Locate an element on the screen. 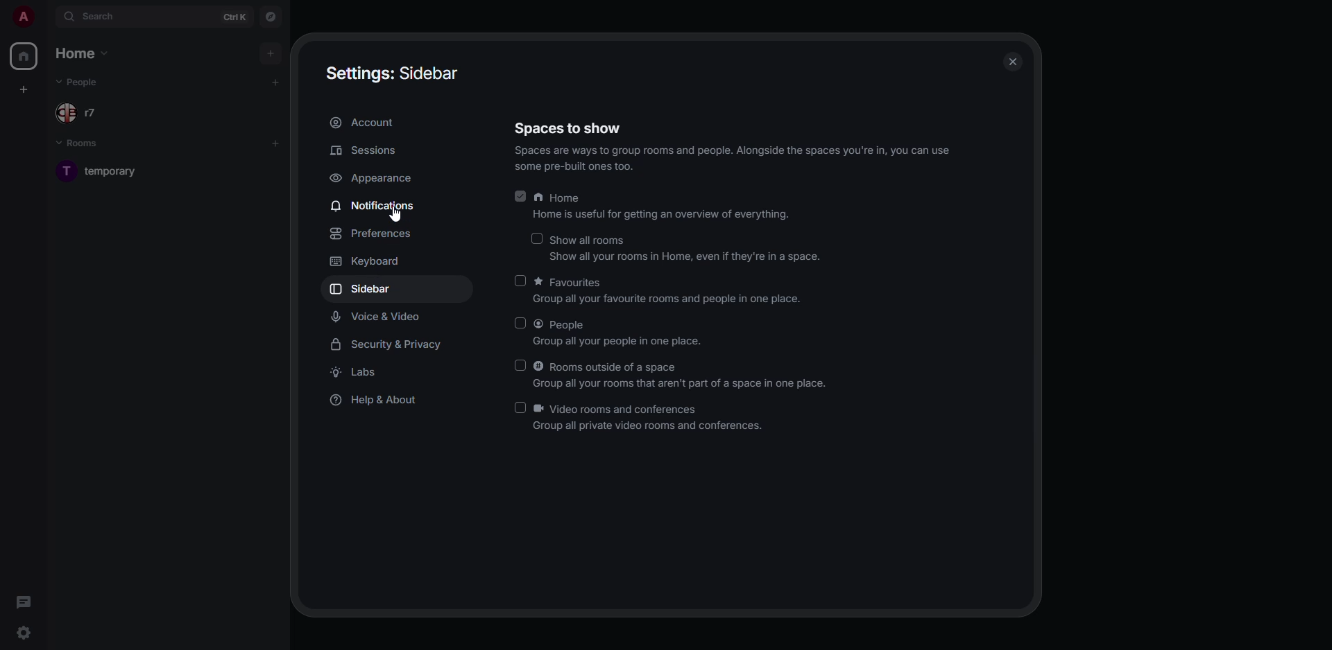 The image size is (1332, 650). home is located at coordinates (26, 58).